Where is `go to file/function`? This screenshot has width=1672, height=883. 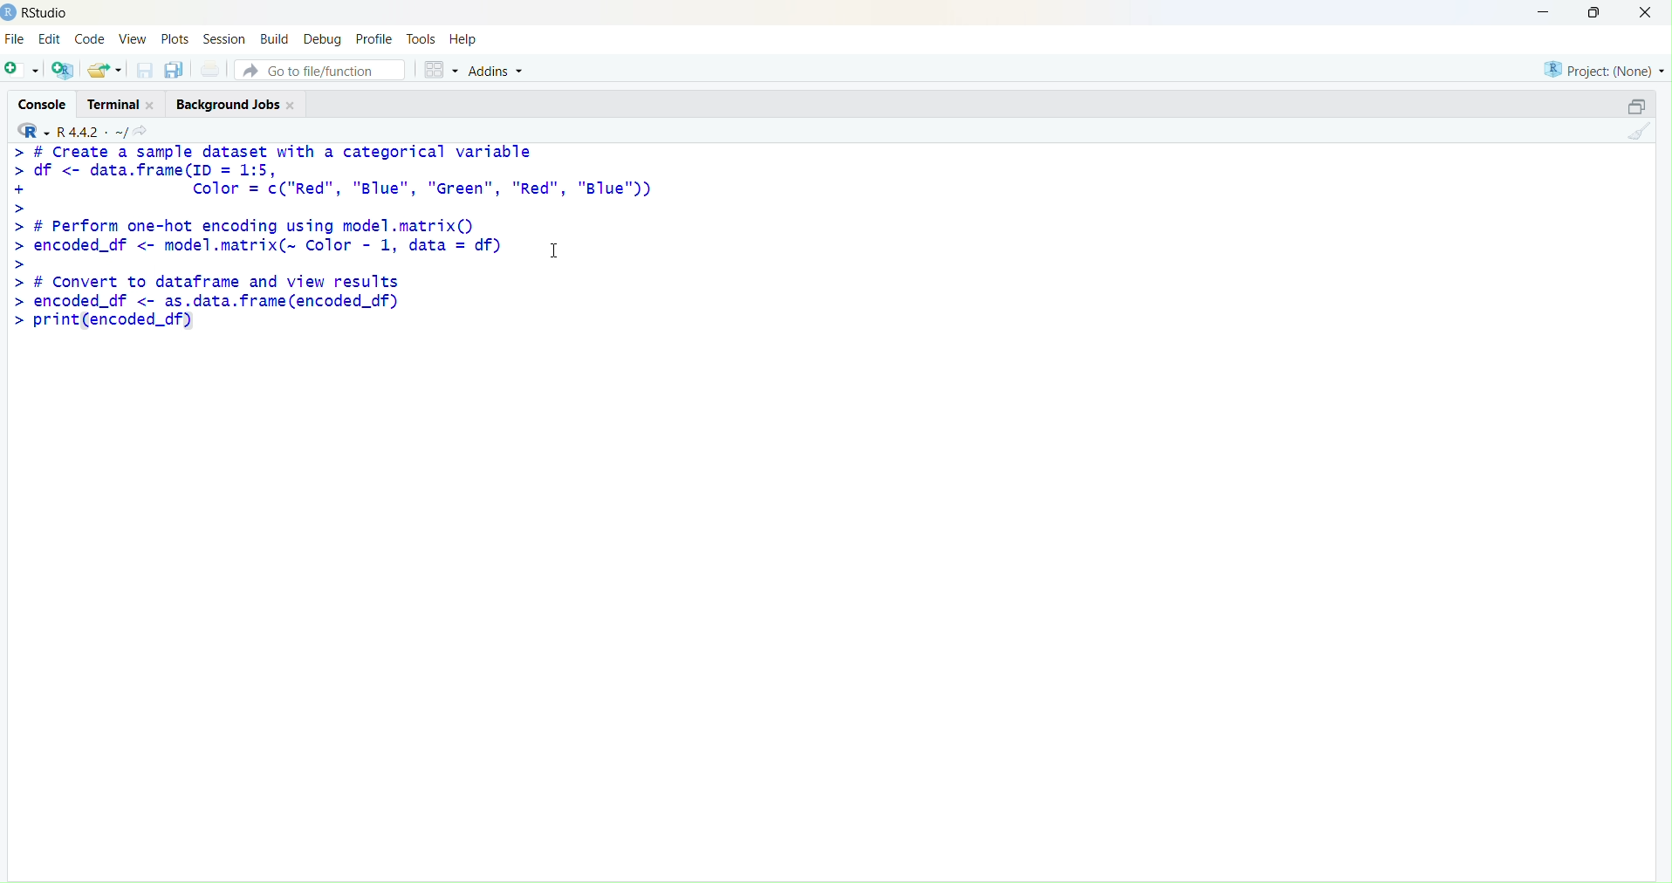 go to file/function is located at coordinates (319, 70).